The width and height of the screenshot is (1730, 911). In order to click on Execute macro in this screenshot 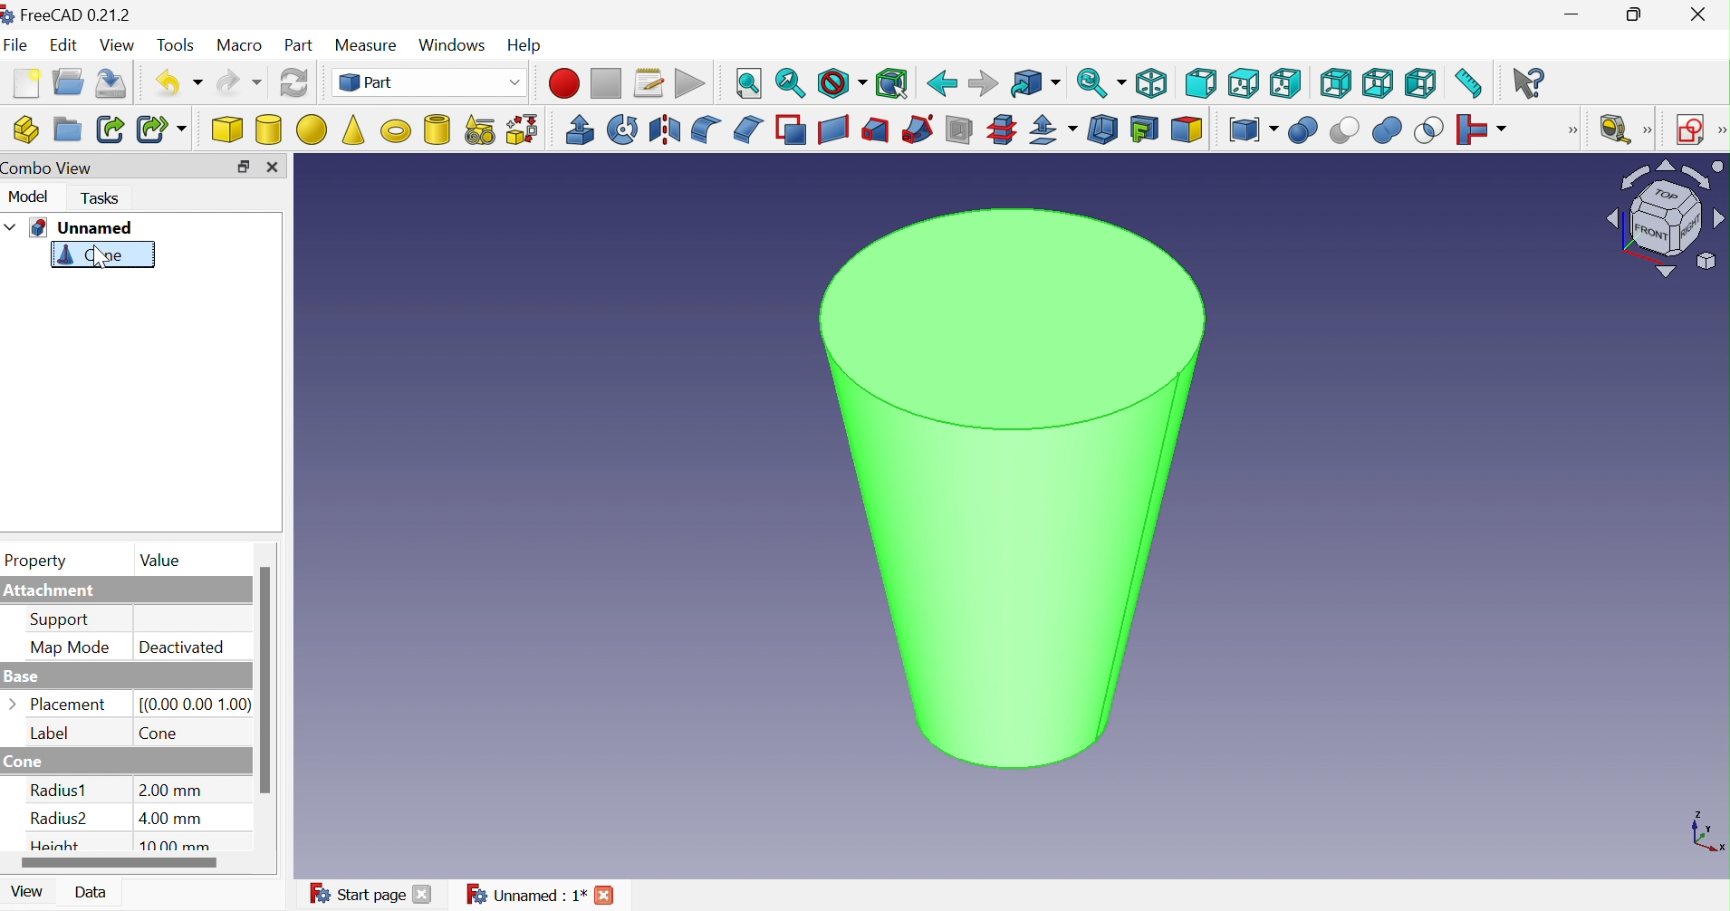, I will do `click(689, 84)`.